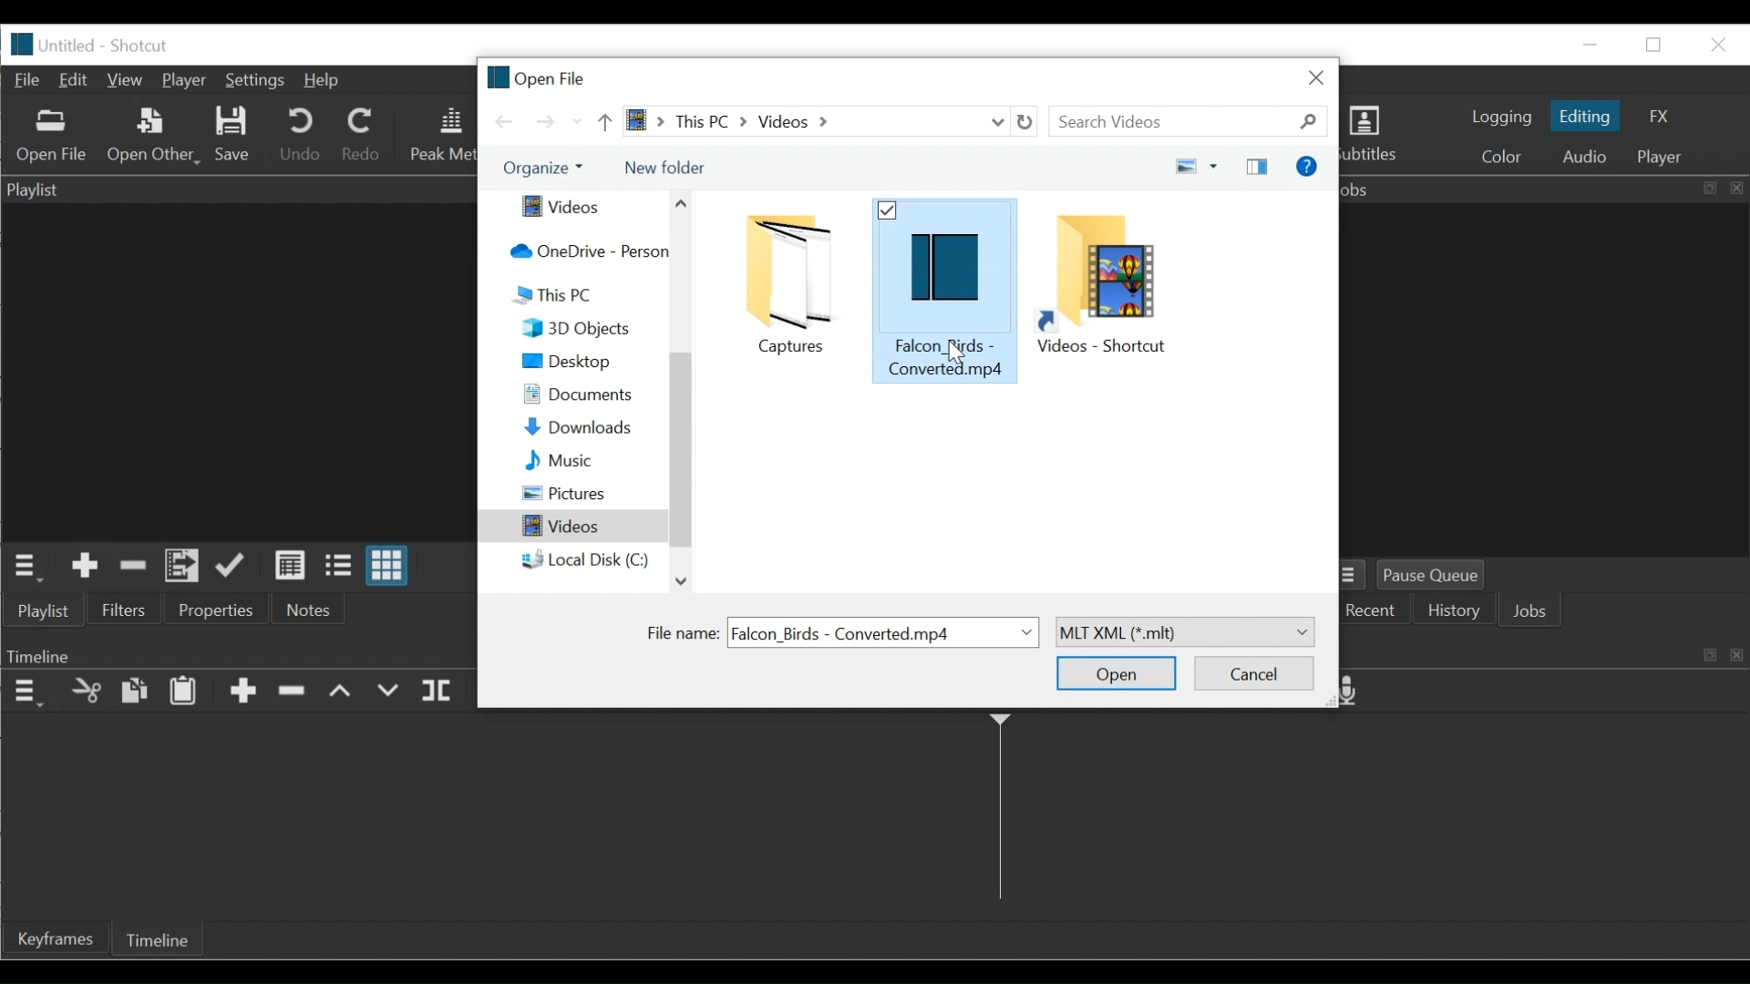 This screenshot has height=984, width=1750. Describe the element at coordinates (1193, 122) in the screenshot. I see `Search` at that location.